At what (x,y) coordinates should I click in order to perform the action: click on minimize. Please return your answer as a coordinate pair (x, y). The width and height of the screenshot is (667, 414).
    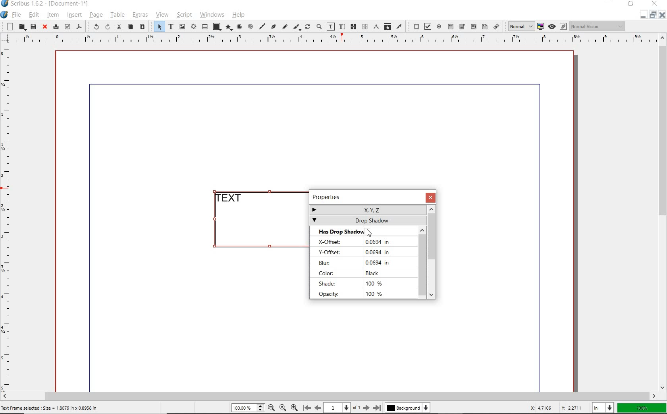
    Looking at the image, I should click on (652, 15).